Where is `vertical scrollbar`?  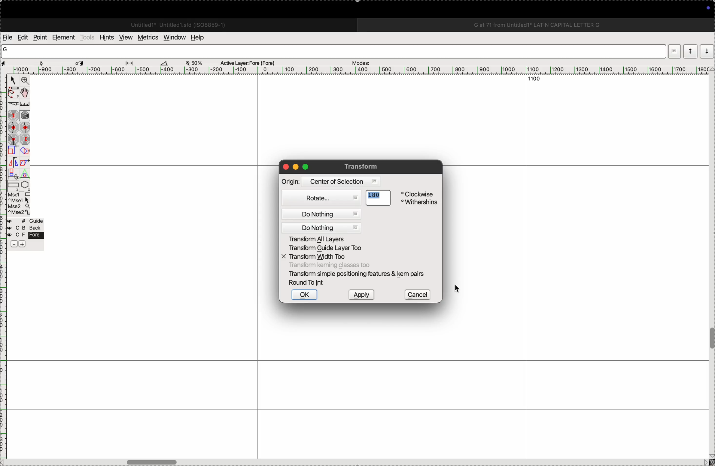 vertical scrollbar is located at coordinates (710, 269).